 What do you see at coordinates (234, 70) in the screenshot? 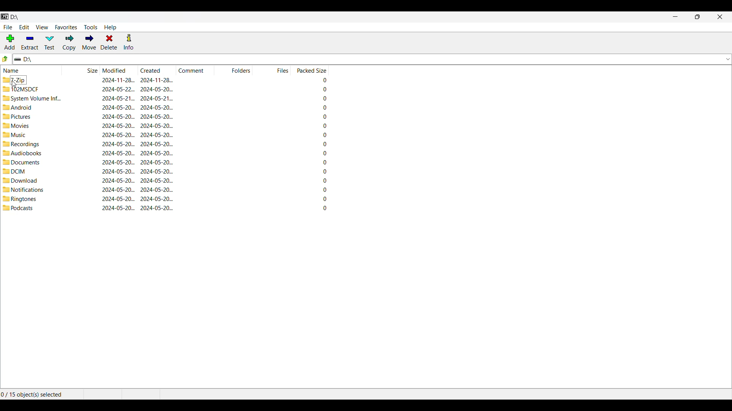
I see `Folders column` at bounding box center [234, 70].